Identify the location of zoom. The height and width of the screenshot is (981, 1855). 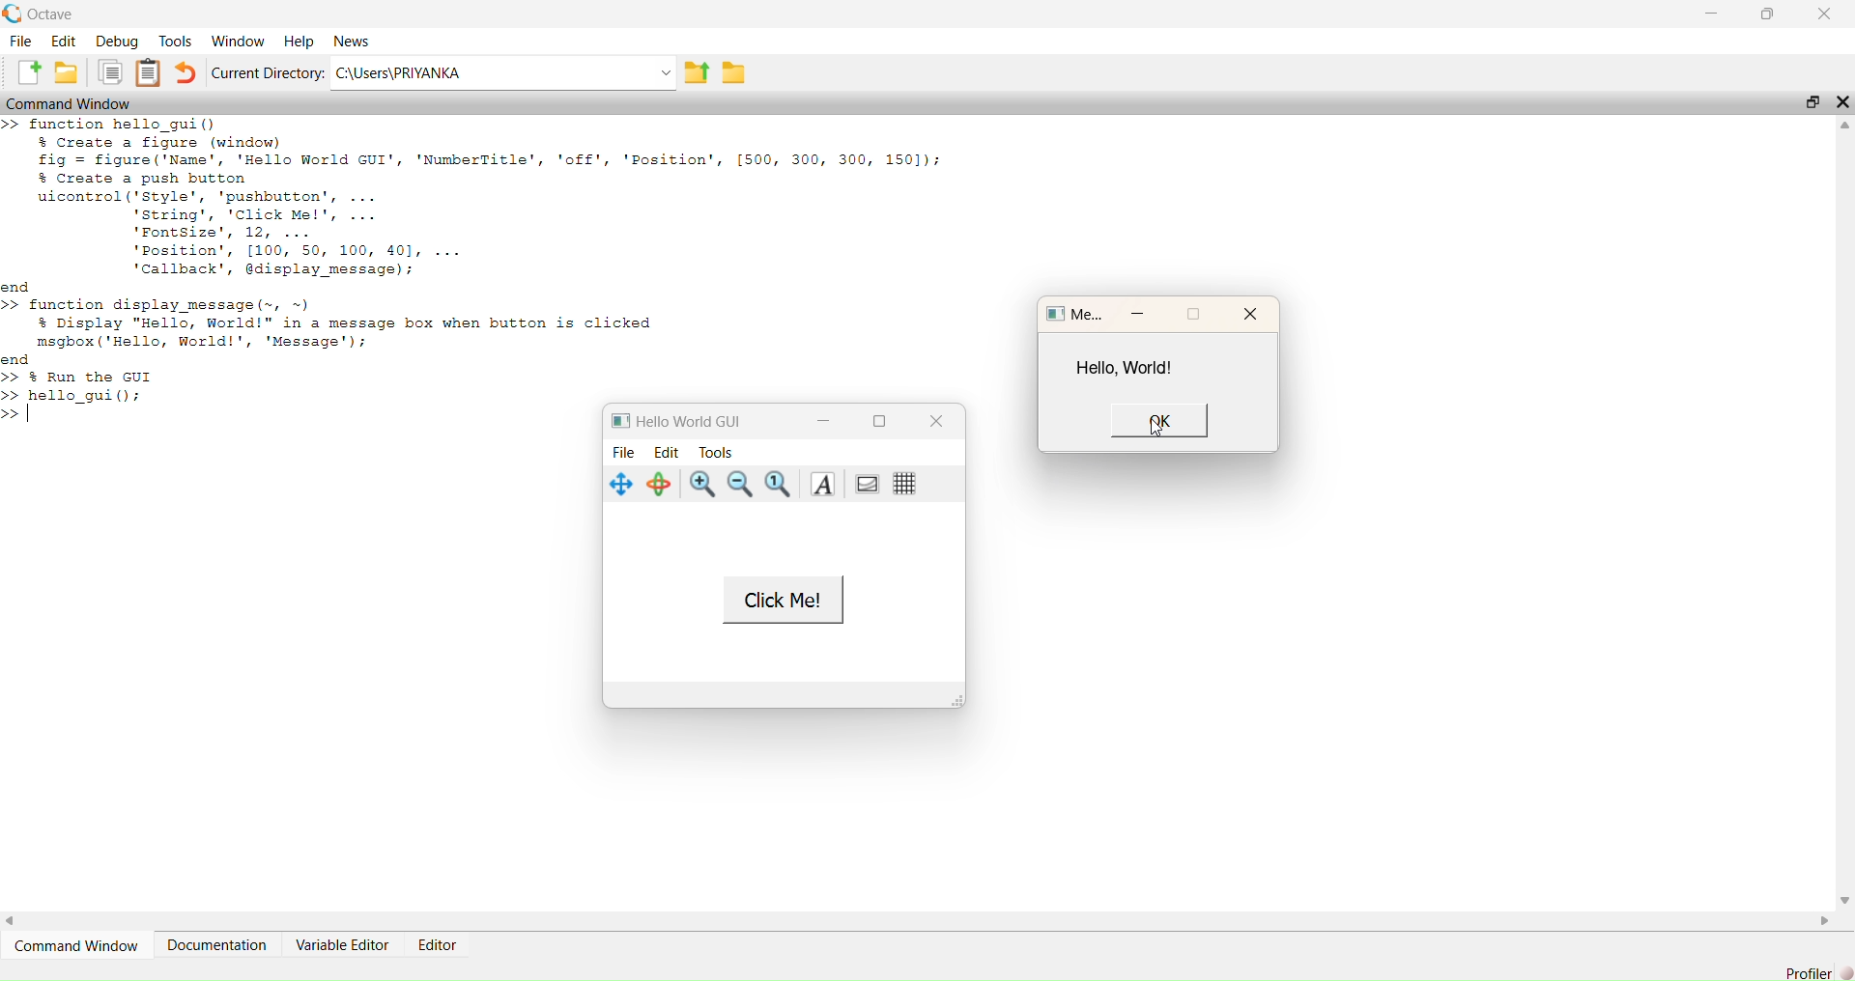
(778, 484).